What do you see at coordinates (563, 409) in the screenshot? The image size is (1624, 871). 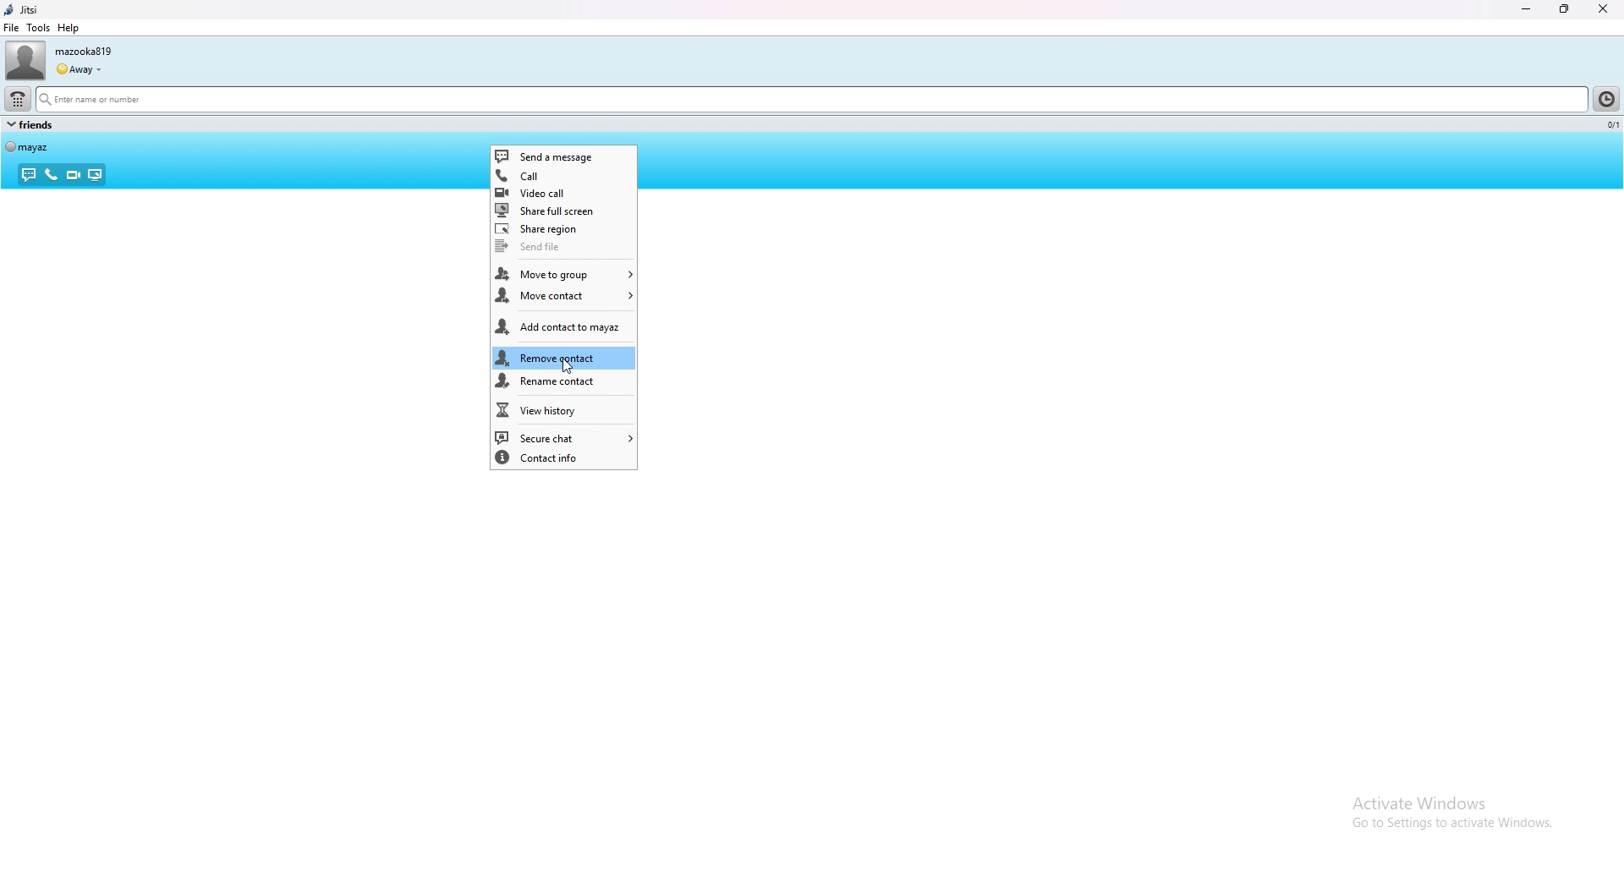 I see `view history` at bounding box center [563, 409].